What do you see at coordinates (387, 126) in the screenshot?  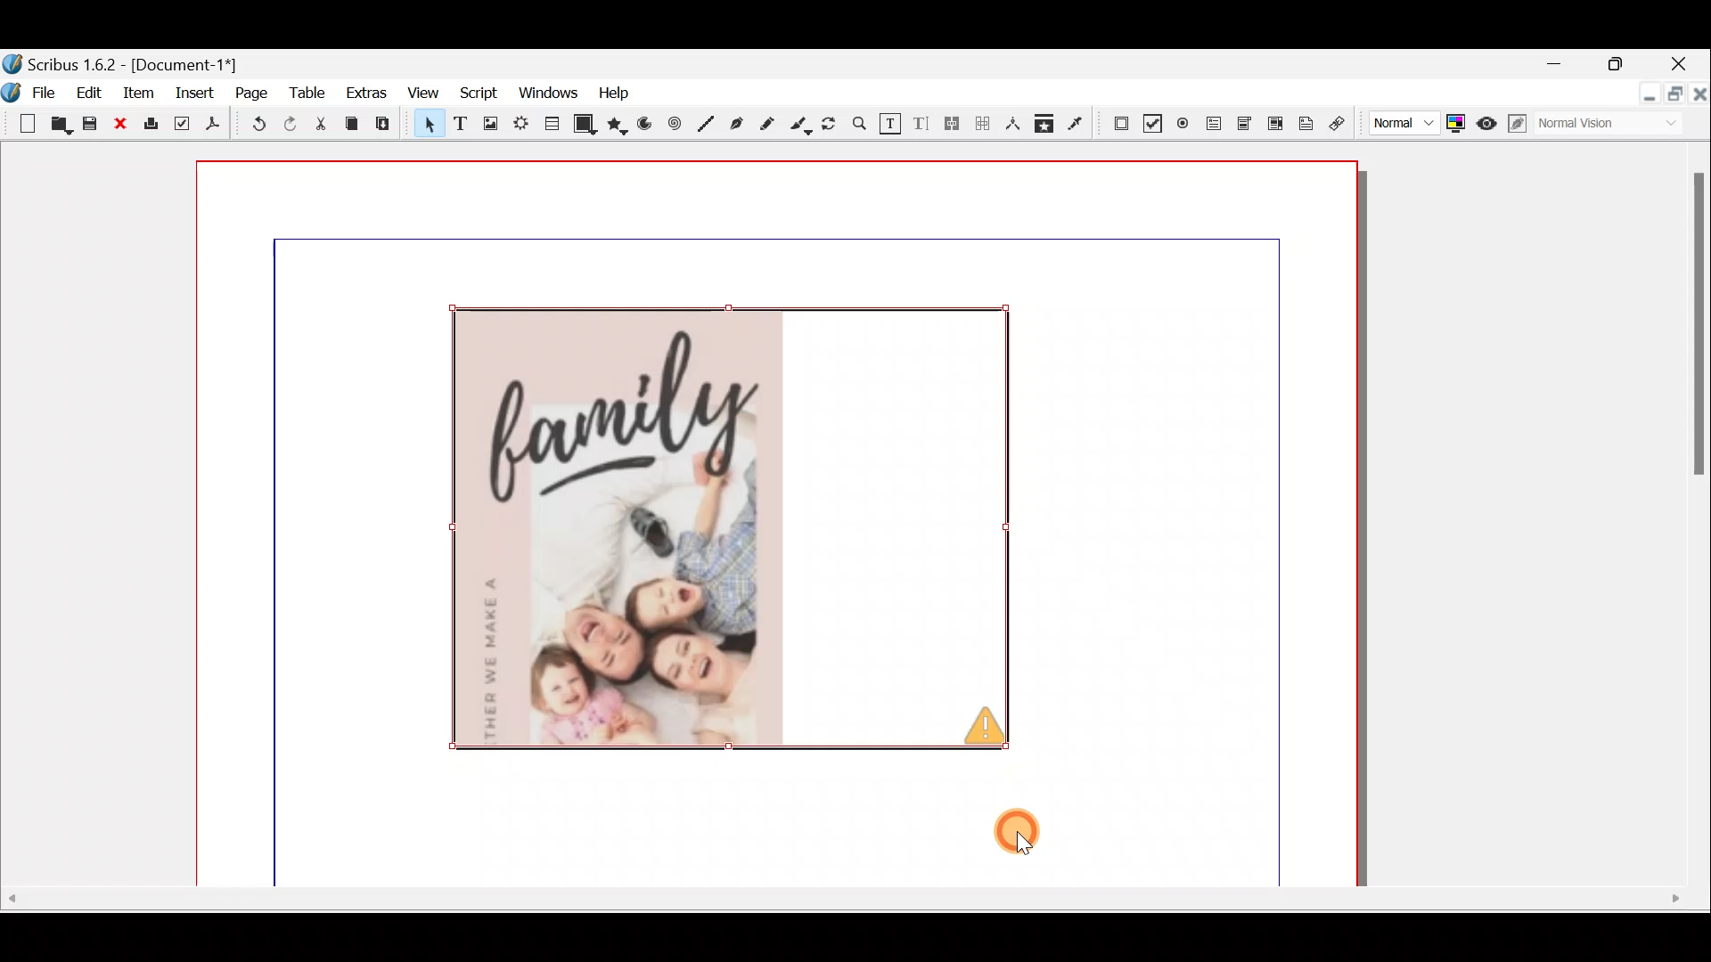 I see `Paste` at bounding box center [387, 126].